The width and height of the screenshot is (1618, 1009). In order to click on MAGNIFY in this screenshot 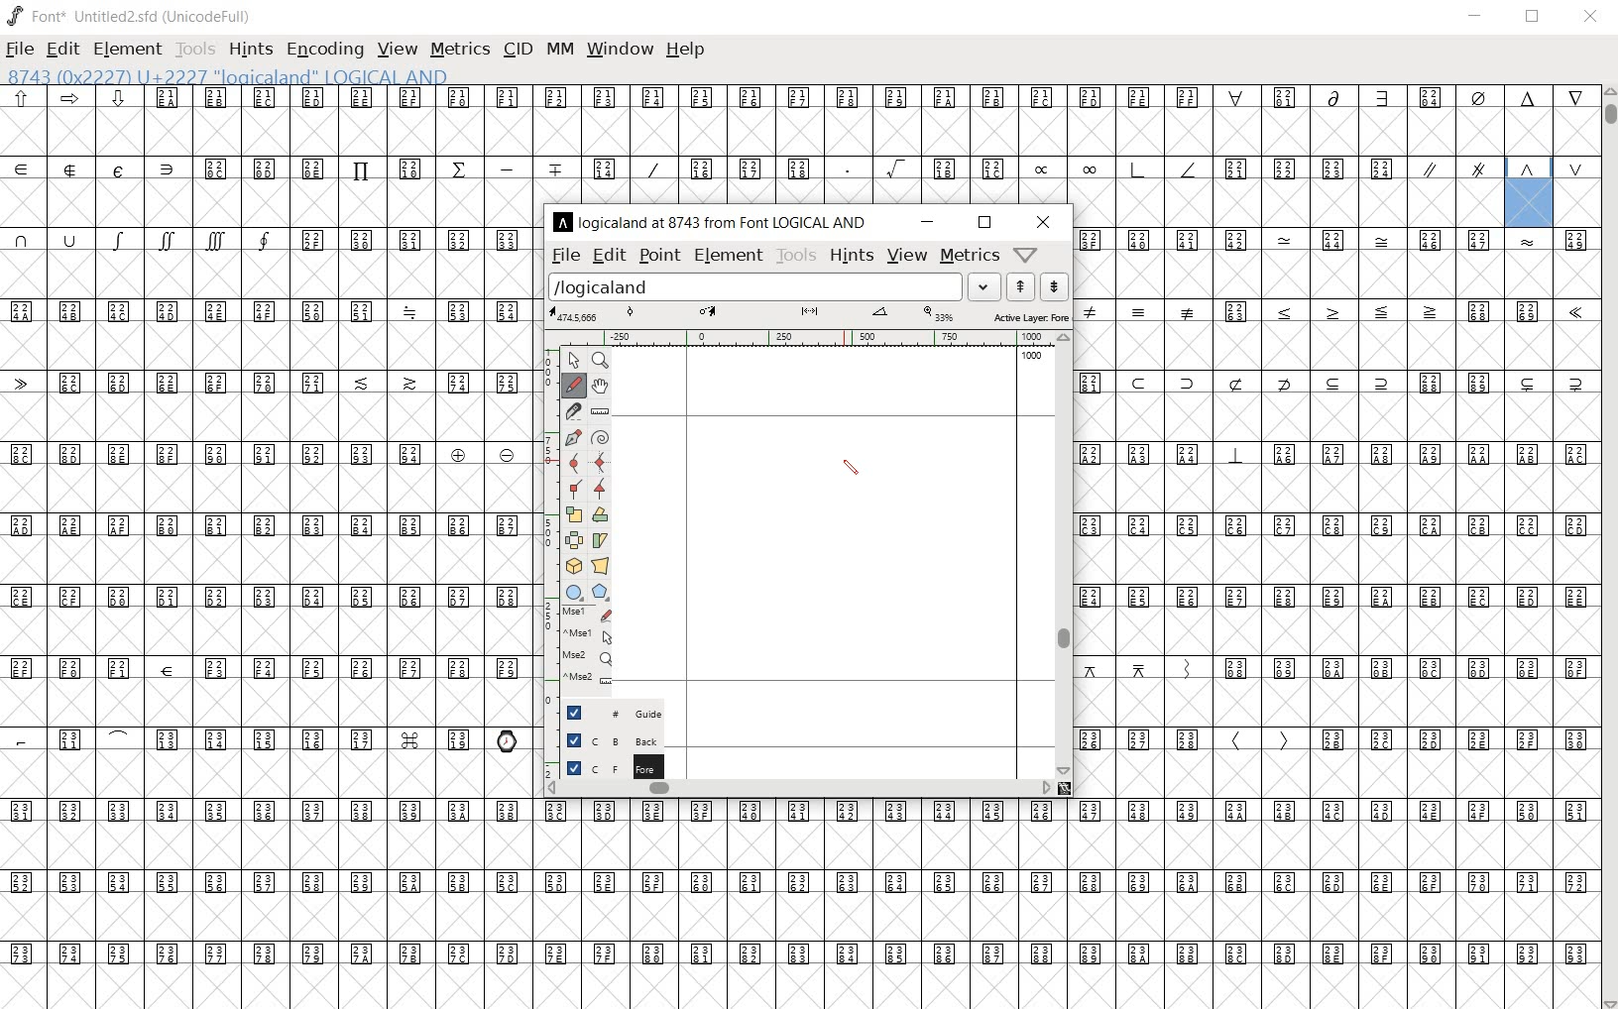, I will do `click(602, 362)`.